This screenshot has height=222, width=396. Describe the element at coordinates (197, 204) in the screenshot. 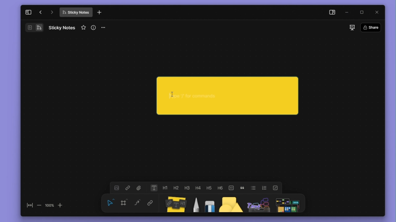

I see `pen` at that location.